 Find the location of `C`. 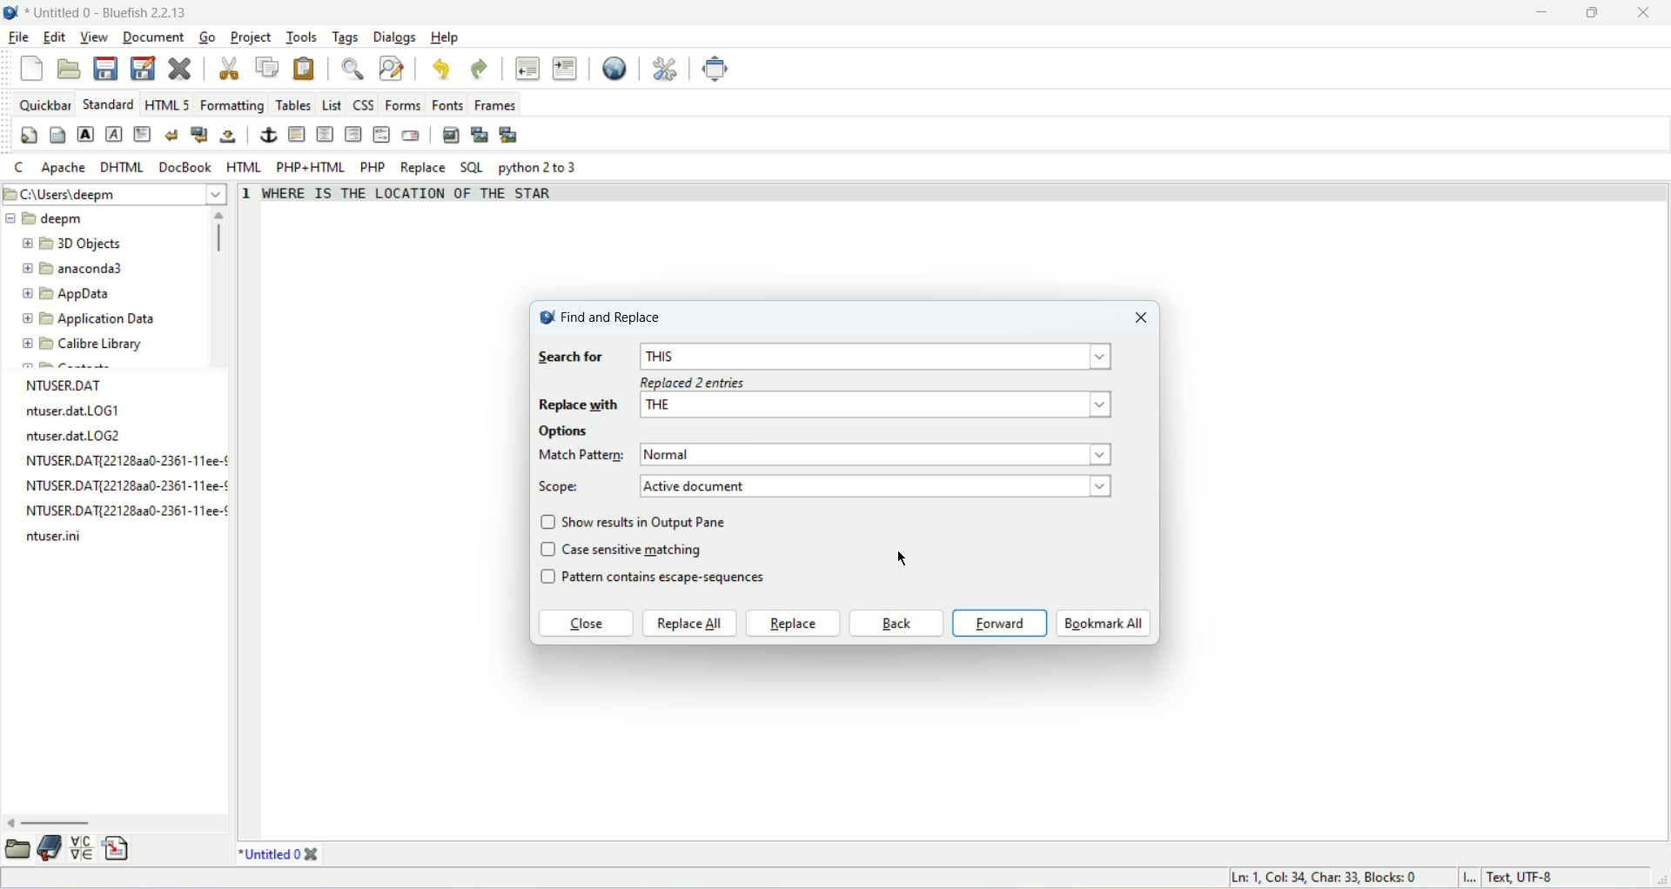

C is located at coordinates (21, 170).